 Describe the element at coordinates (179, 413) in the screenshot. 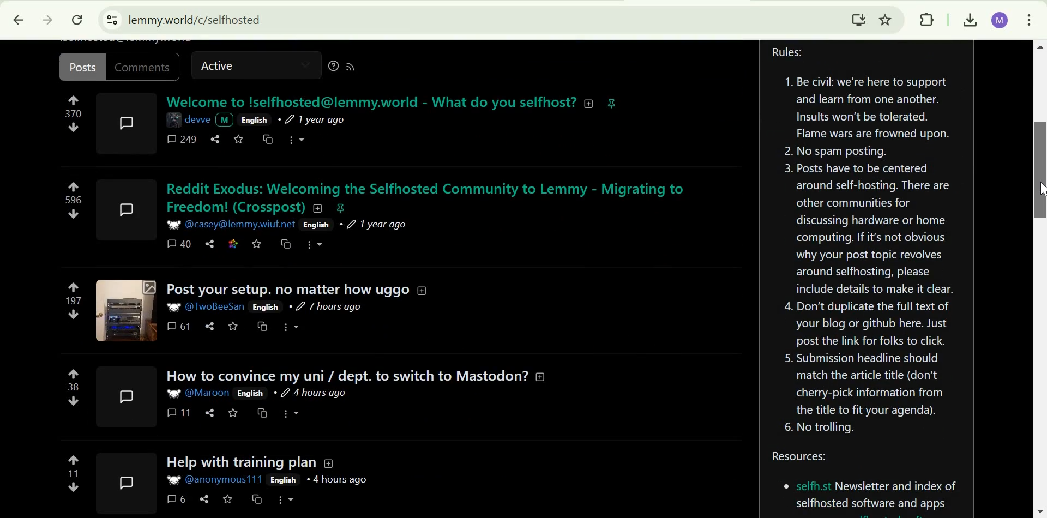

I see `11 comments` at that location.